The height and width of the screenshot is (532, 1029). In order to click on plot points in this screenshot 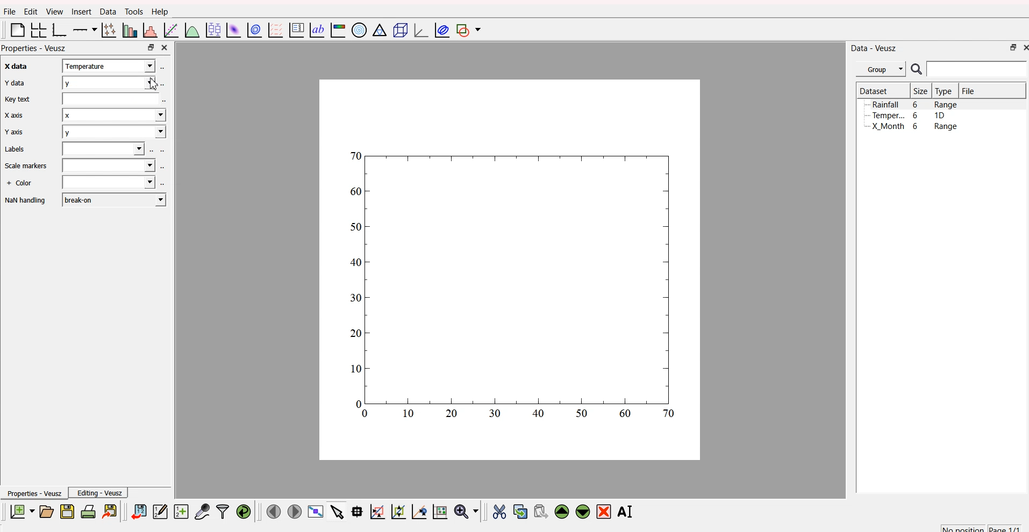, I will do `click(108, 30)`.